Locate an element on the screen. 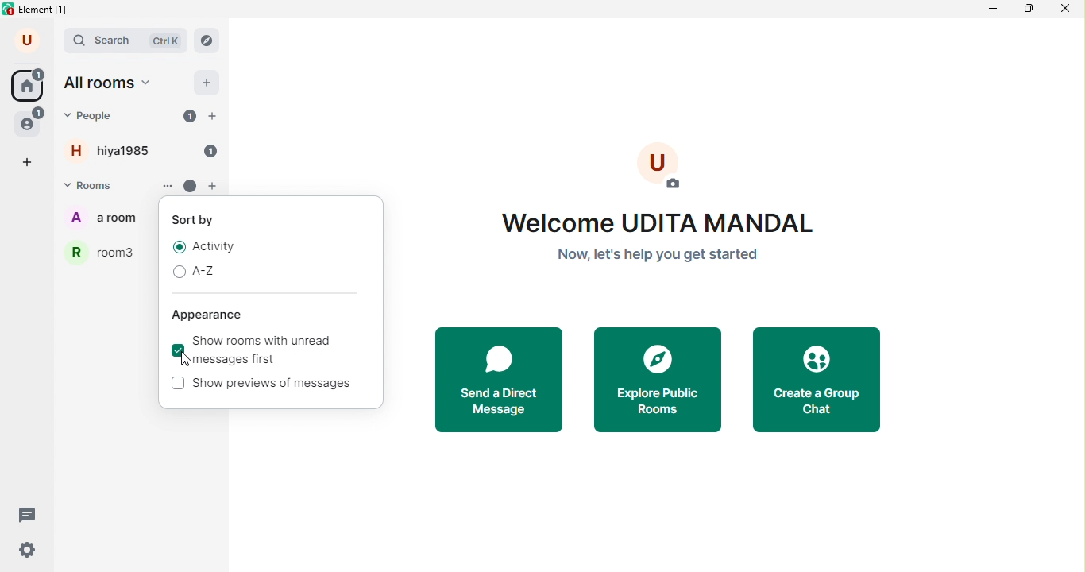  unread 1 message is located at coordinates (213, 153).